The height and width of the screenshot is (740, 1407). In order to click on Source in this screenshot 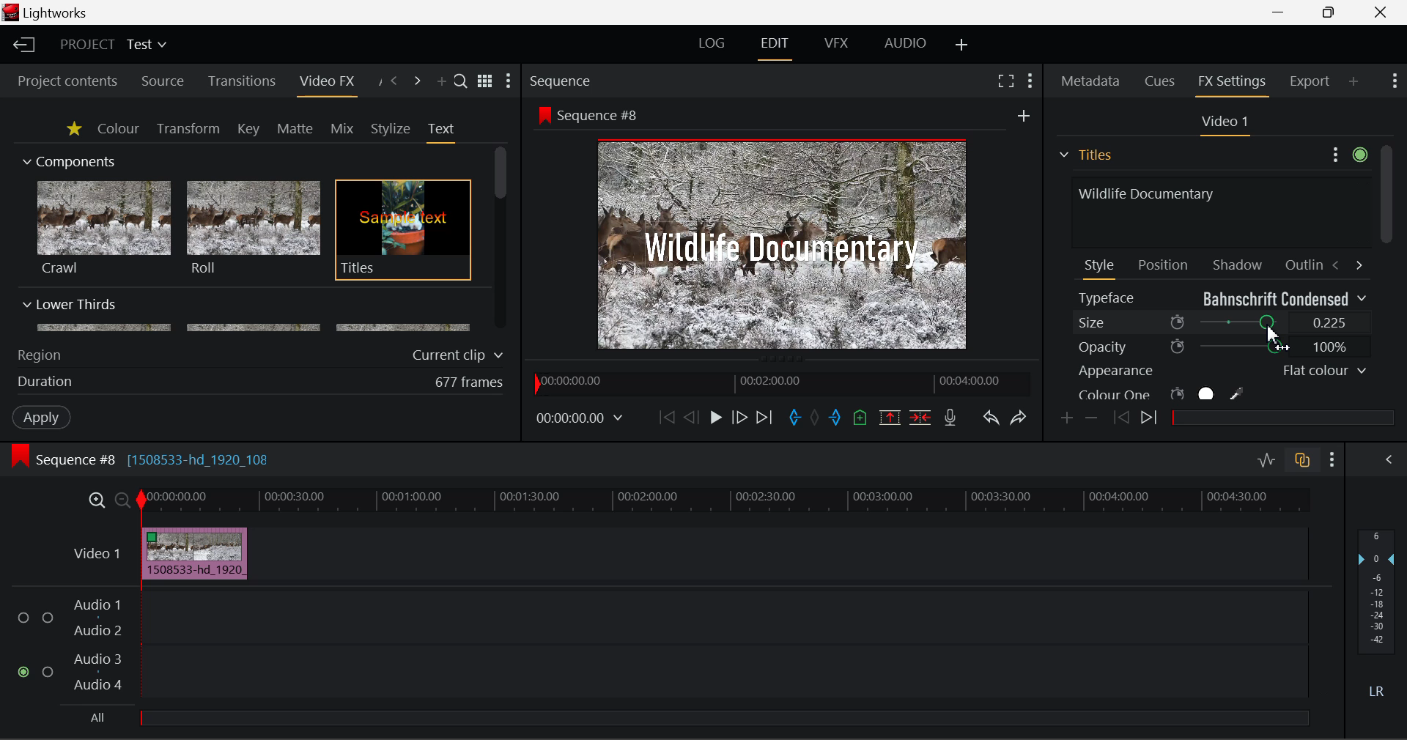, I will do `click(163, 83)`.